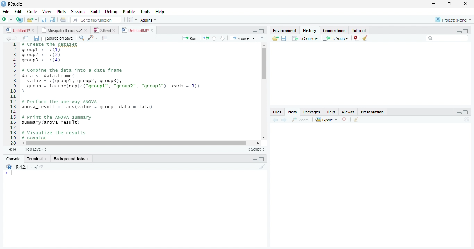  Describe the element at coordinates (453, 20) in the screenshot. I see `Project (None)` at that location.